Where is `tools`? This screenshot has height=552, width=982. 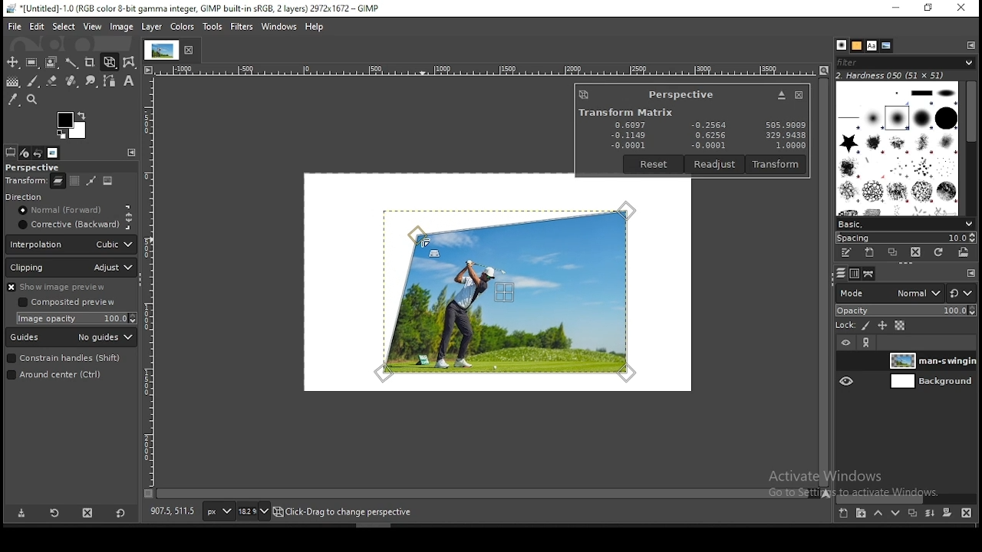 tools is located at coordinates (213, 25).